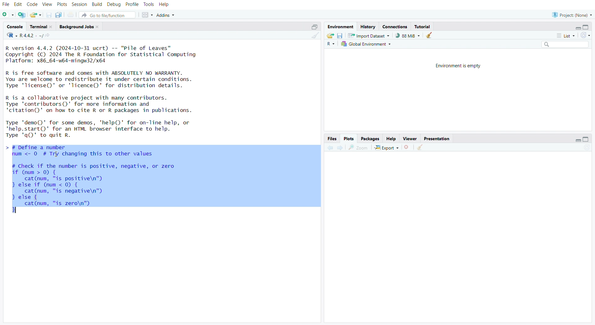  I want to click on terminal, so click(42, 27).